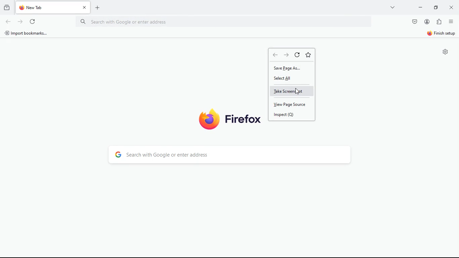  What do you see at coordinates (233, 155) in the screenshot?
I see `search bar` at bounding box center [233, 155].